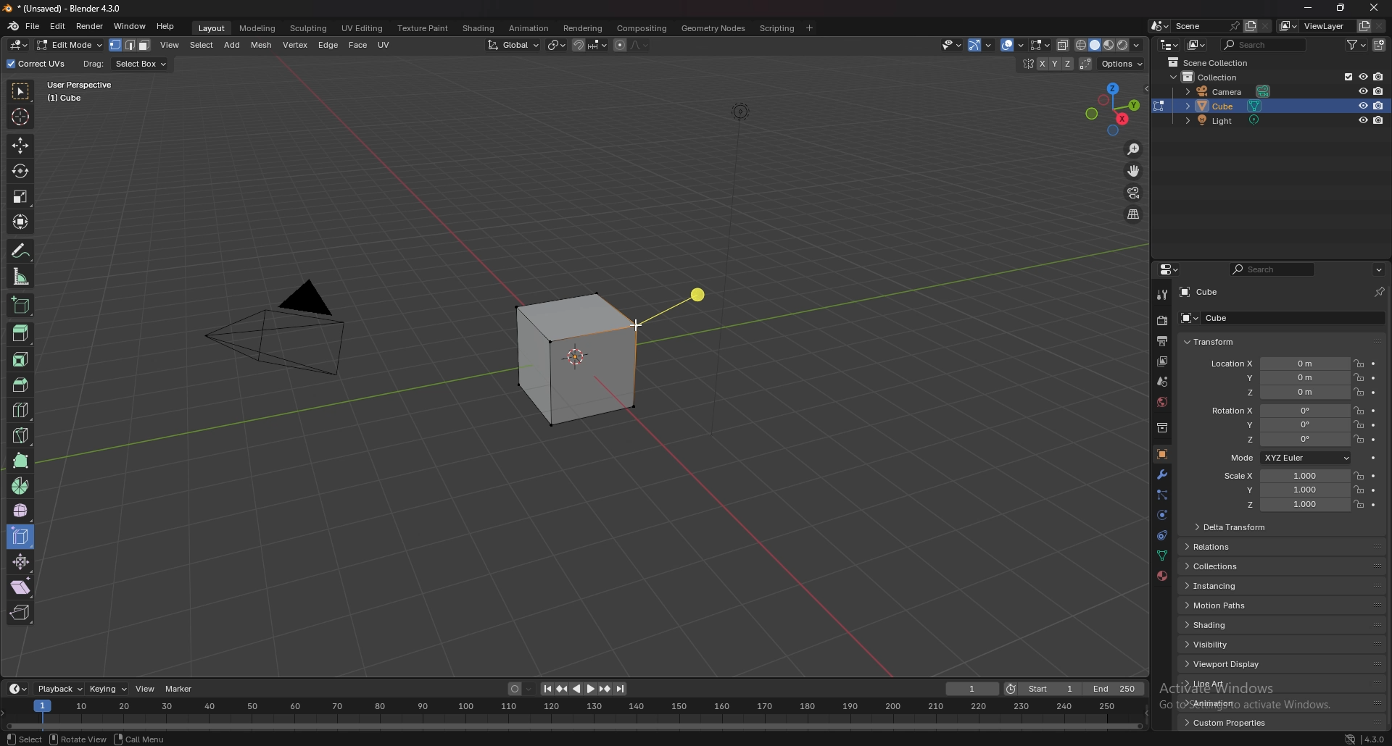 Image resolution: width=1392 pixels, height=746 pixels. I want to click on animate property, so click(1373, 425).